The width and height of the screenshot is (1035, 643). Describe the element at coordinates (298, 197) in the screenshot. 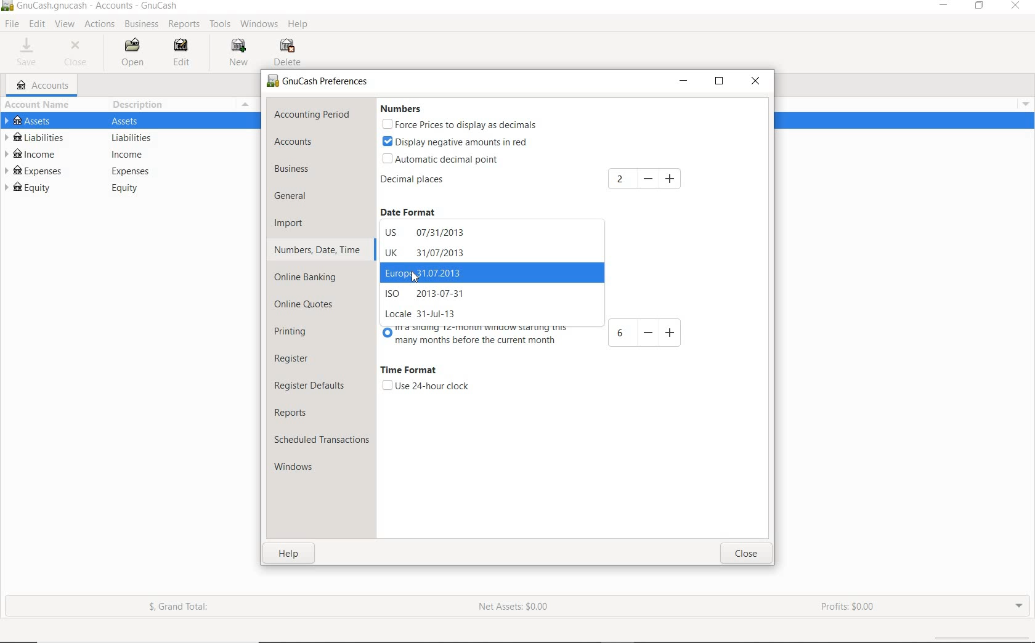

I see `general` at that location.